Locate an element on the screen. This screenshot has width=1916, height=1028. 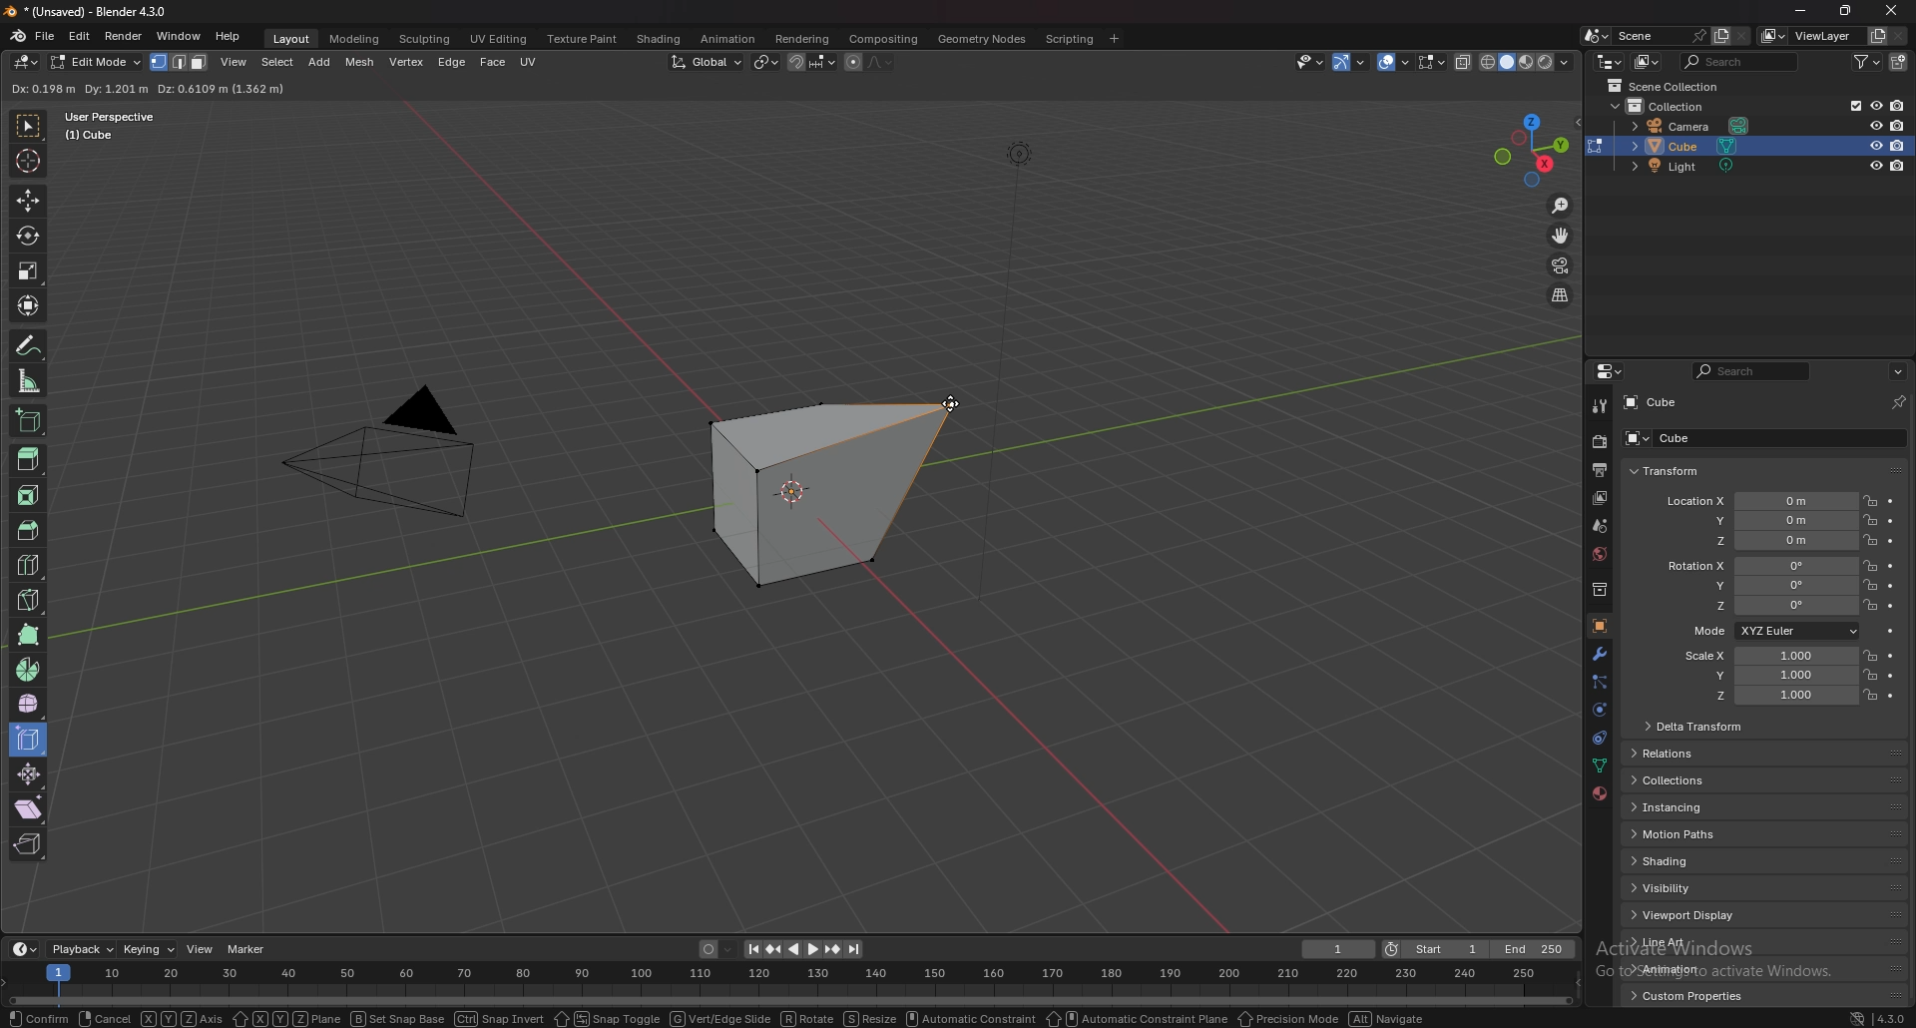
hide in viewport is located at coordinates (1408, 110).